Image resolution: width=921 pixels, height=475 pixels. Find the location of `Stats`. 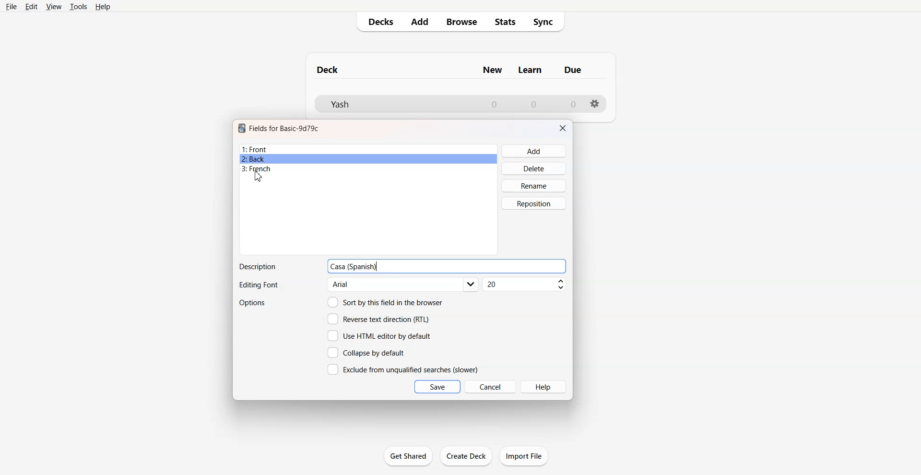

Stats is located at coordinates (506, 22).